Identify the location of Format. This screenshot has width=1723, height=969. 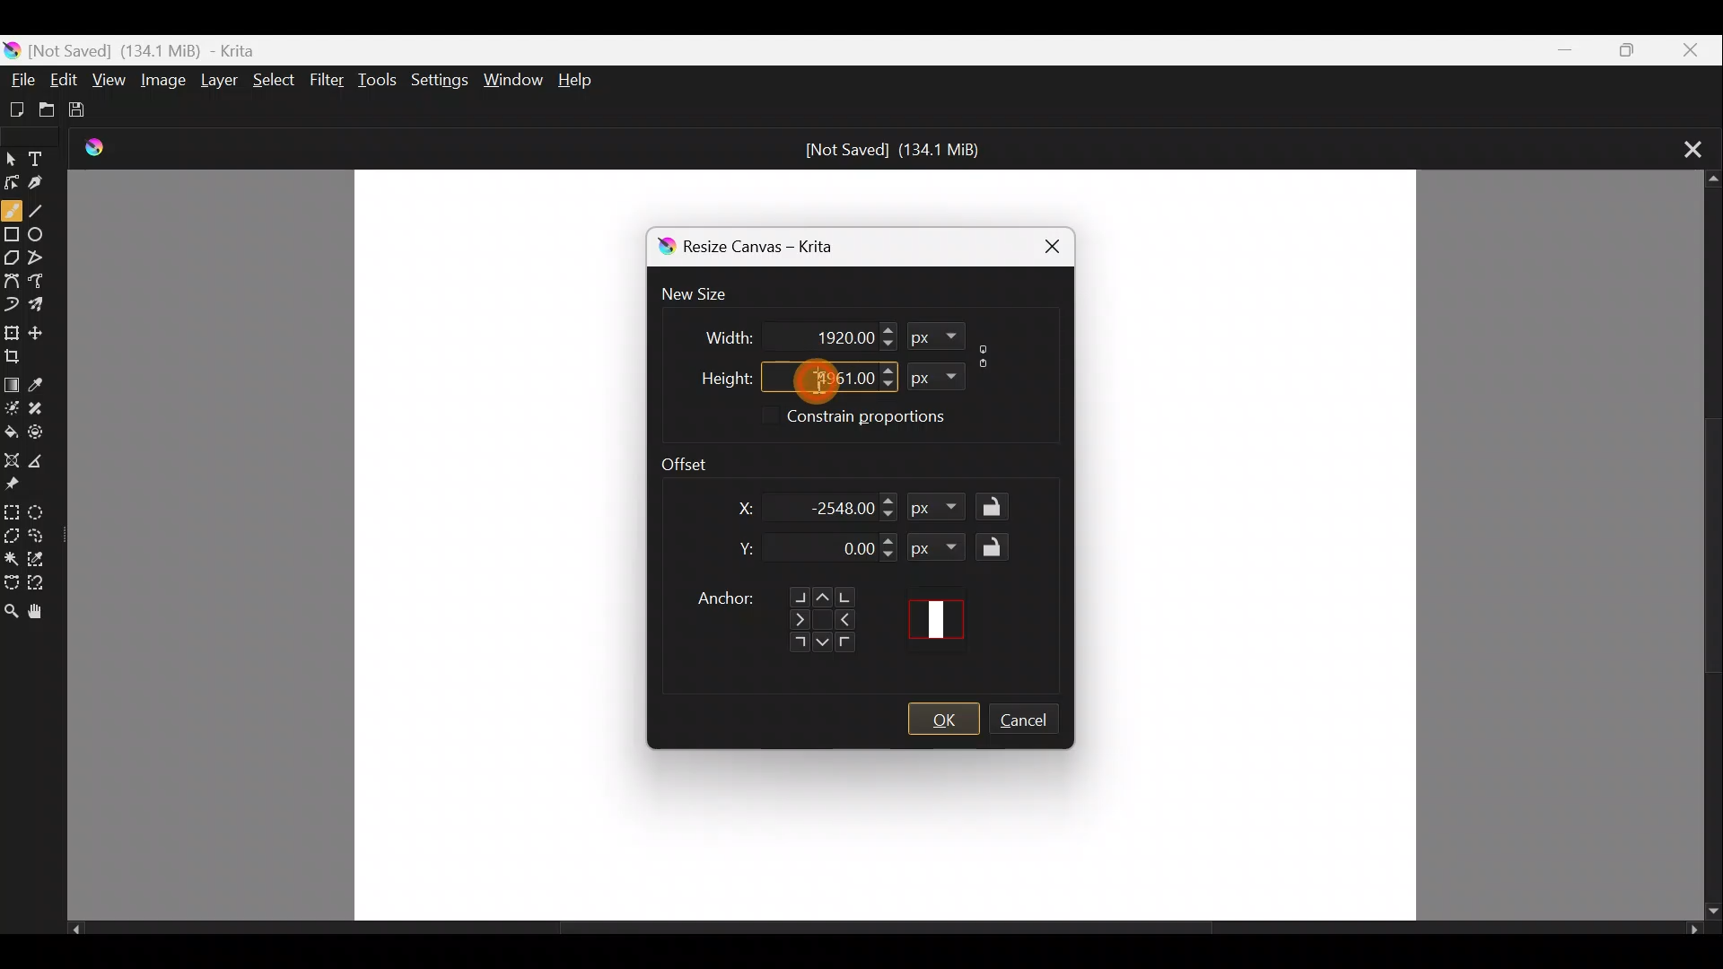
(941, 510).